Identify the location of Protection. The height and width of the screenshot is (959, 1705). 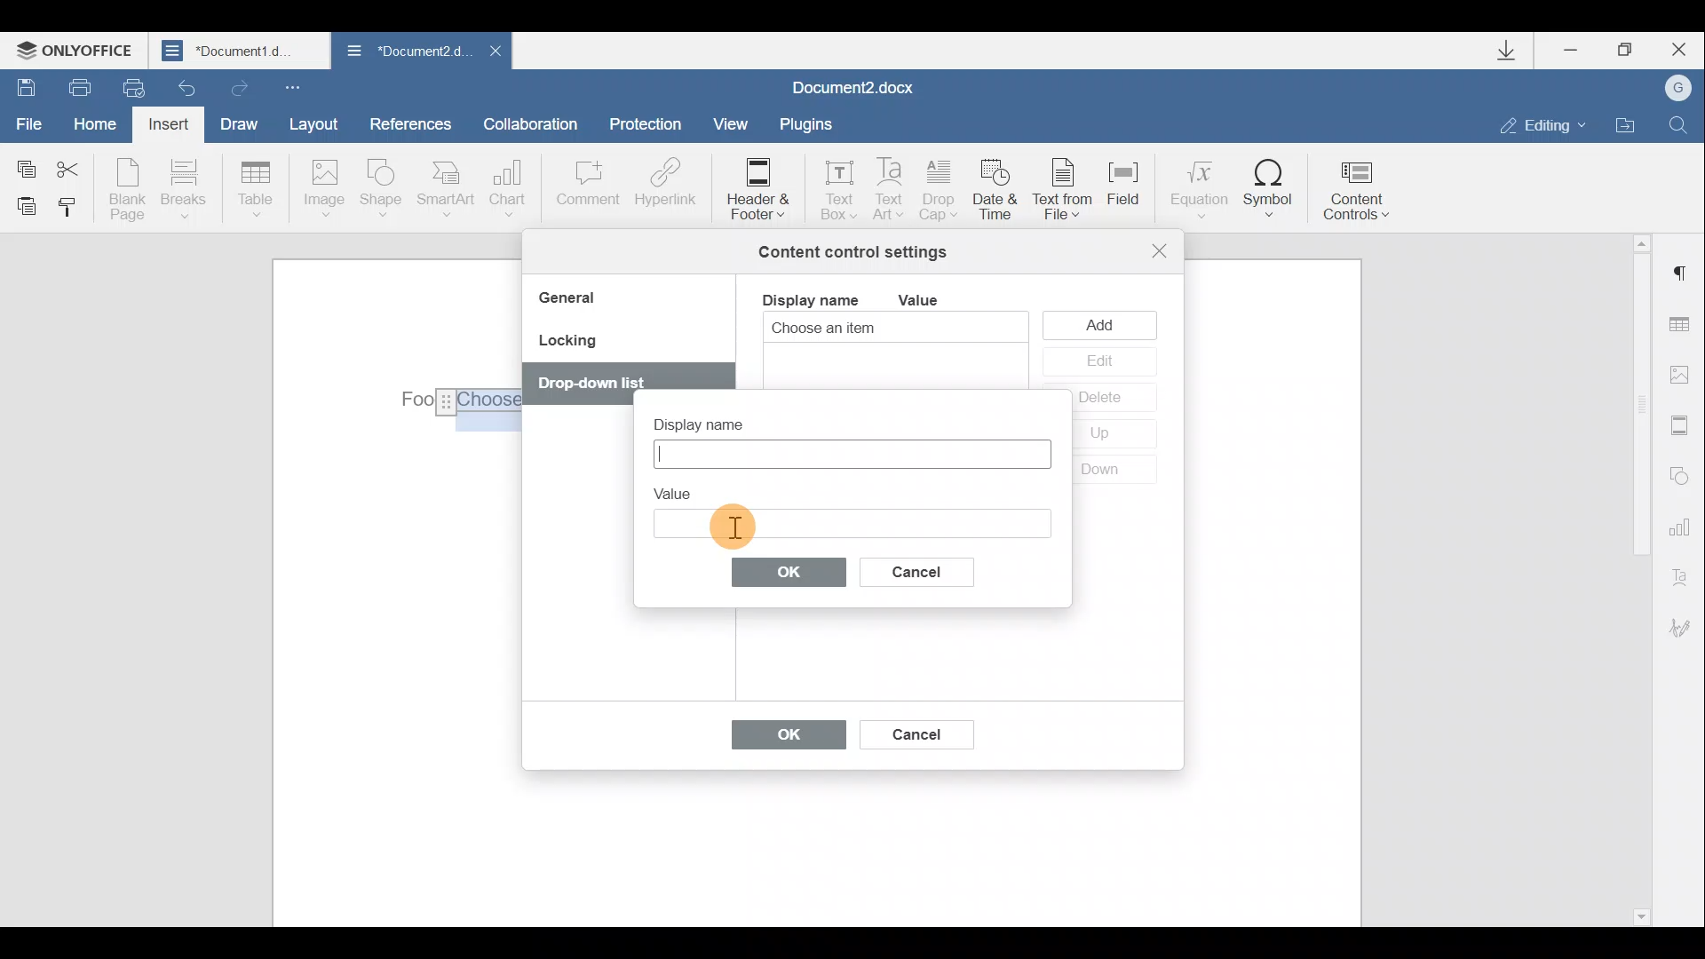
(650, 126).